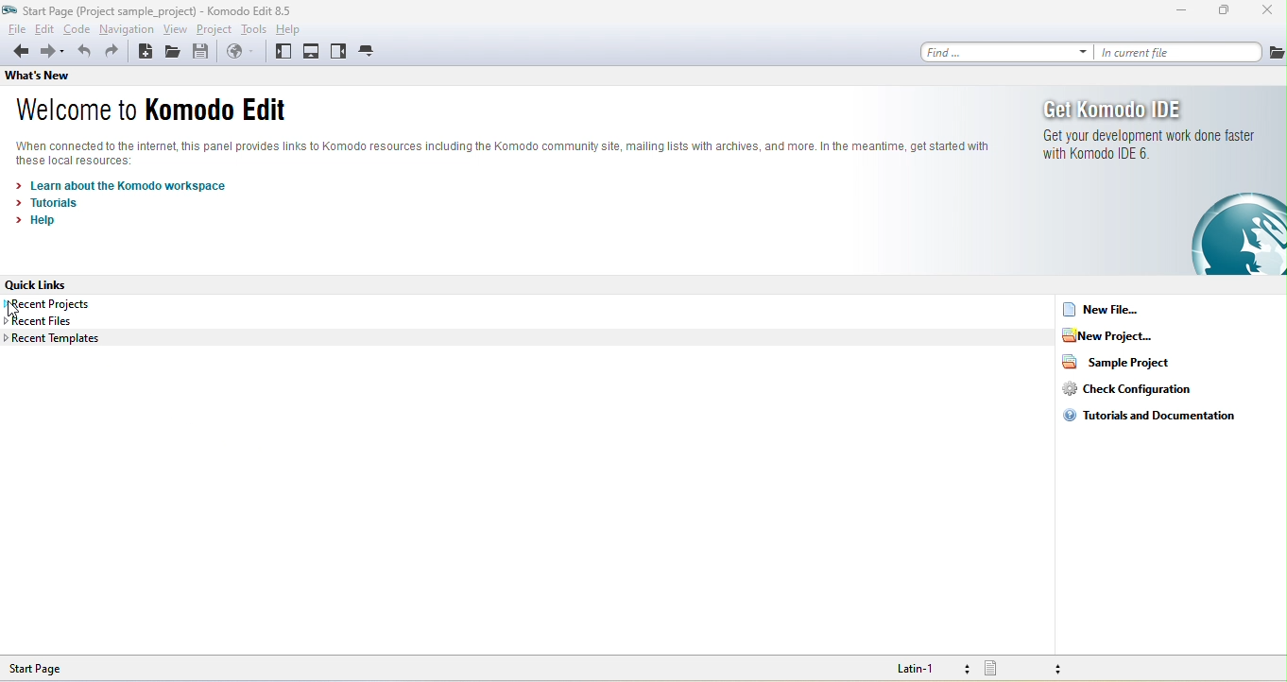  I want to click on tutorials and documentation, so click(1161, 422).